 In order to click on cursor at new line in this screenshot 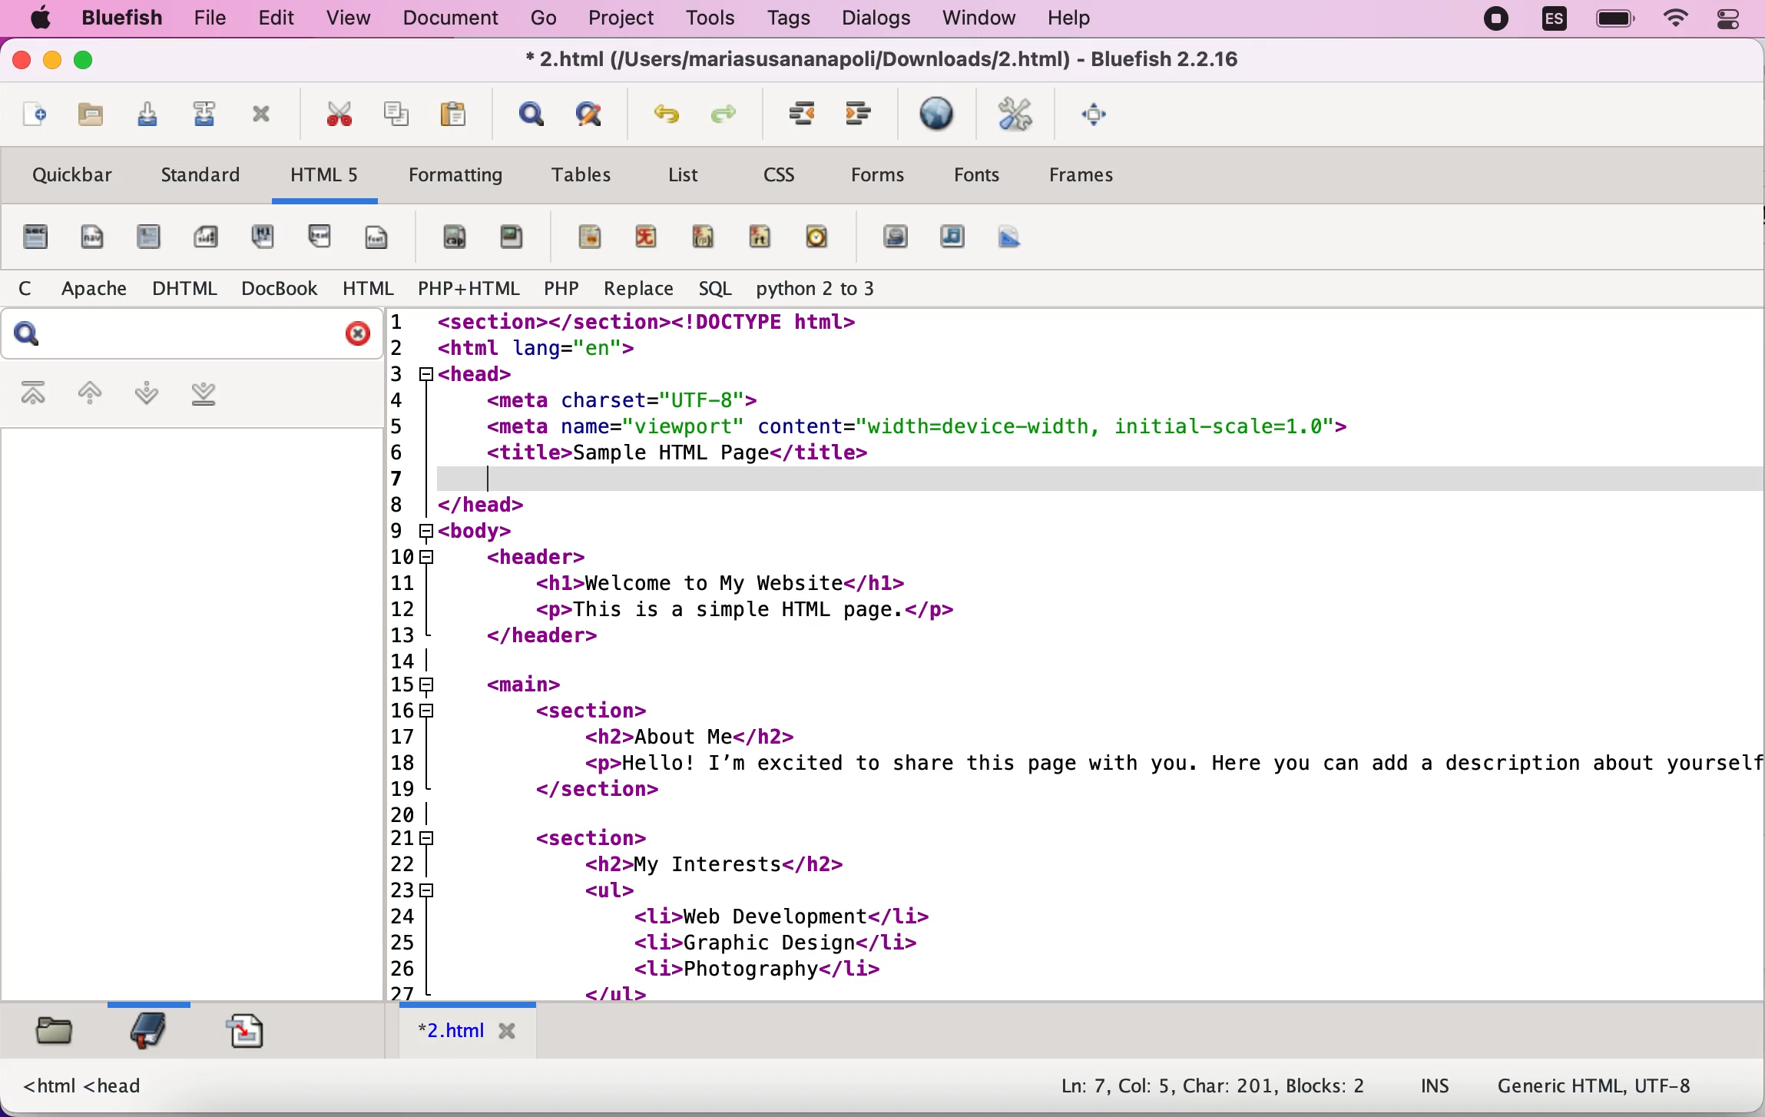, I will do `click(481, 479)`.